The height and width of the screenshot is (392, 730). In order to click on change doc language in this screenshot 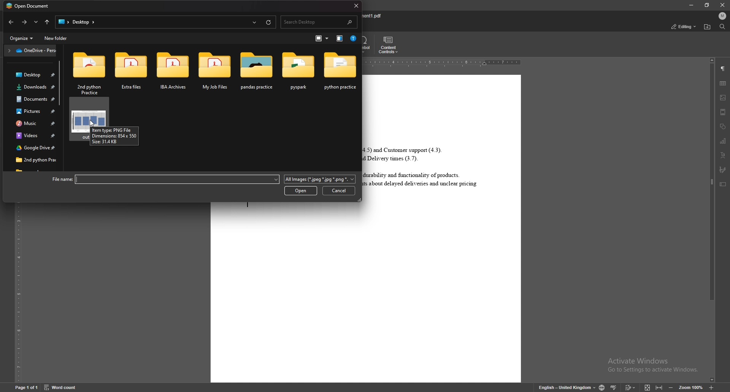, I will do `click(601, 387)`.